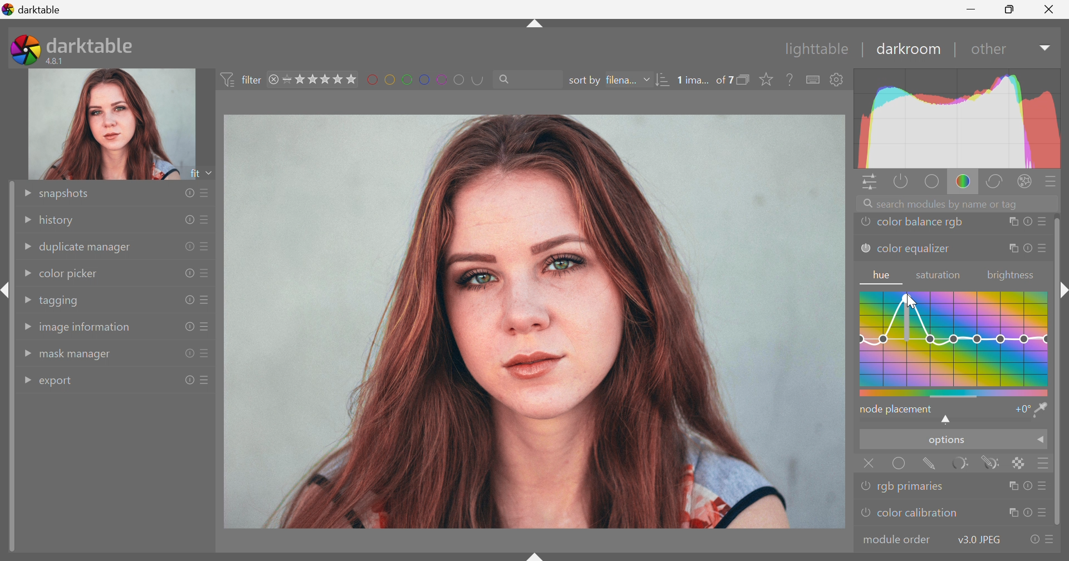  I want to click on shift+ctrl+t, so click(533, 27).